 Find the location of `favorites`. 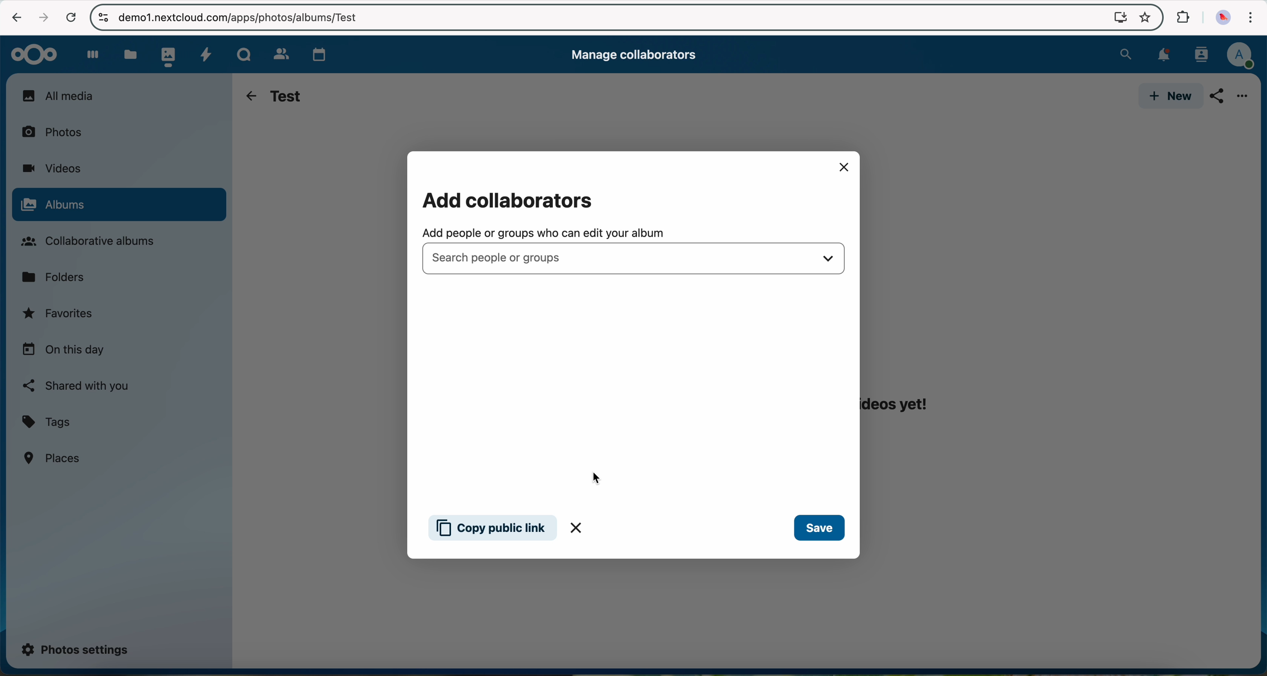

favorites is located at coordinates (60, 316).